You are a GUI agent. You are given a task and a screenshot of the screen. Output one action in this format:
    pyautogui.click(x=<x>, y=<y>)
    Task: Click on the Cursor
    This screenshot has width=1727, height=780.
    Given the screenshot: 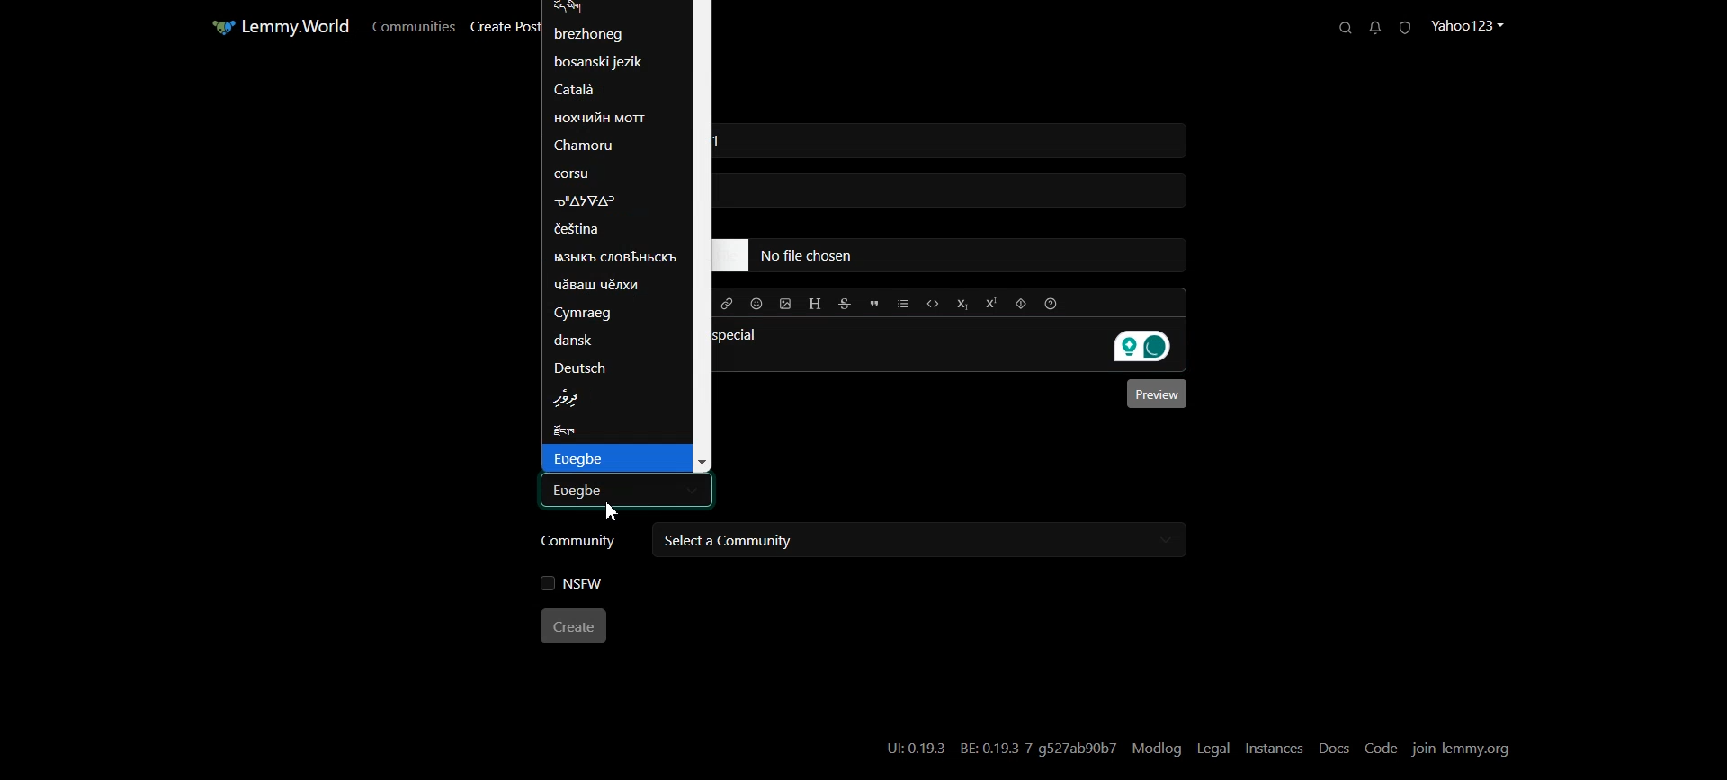 What is the action you would take?
    pyautogui.click(x=613, y=512)
    